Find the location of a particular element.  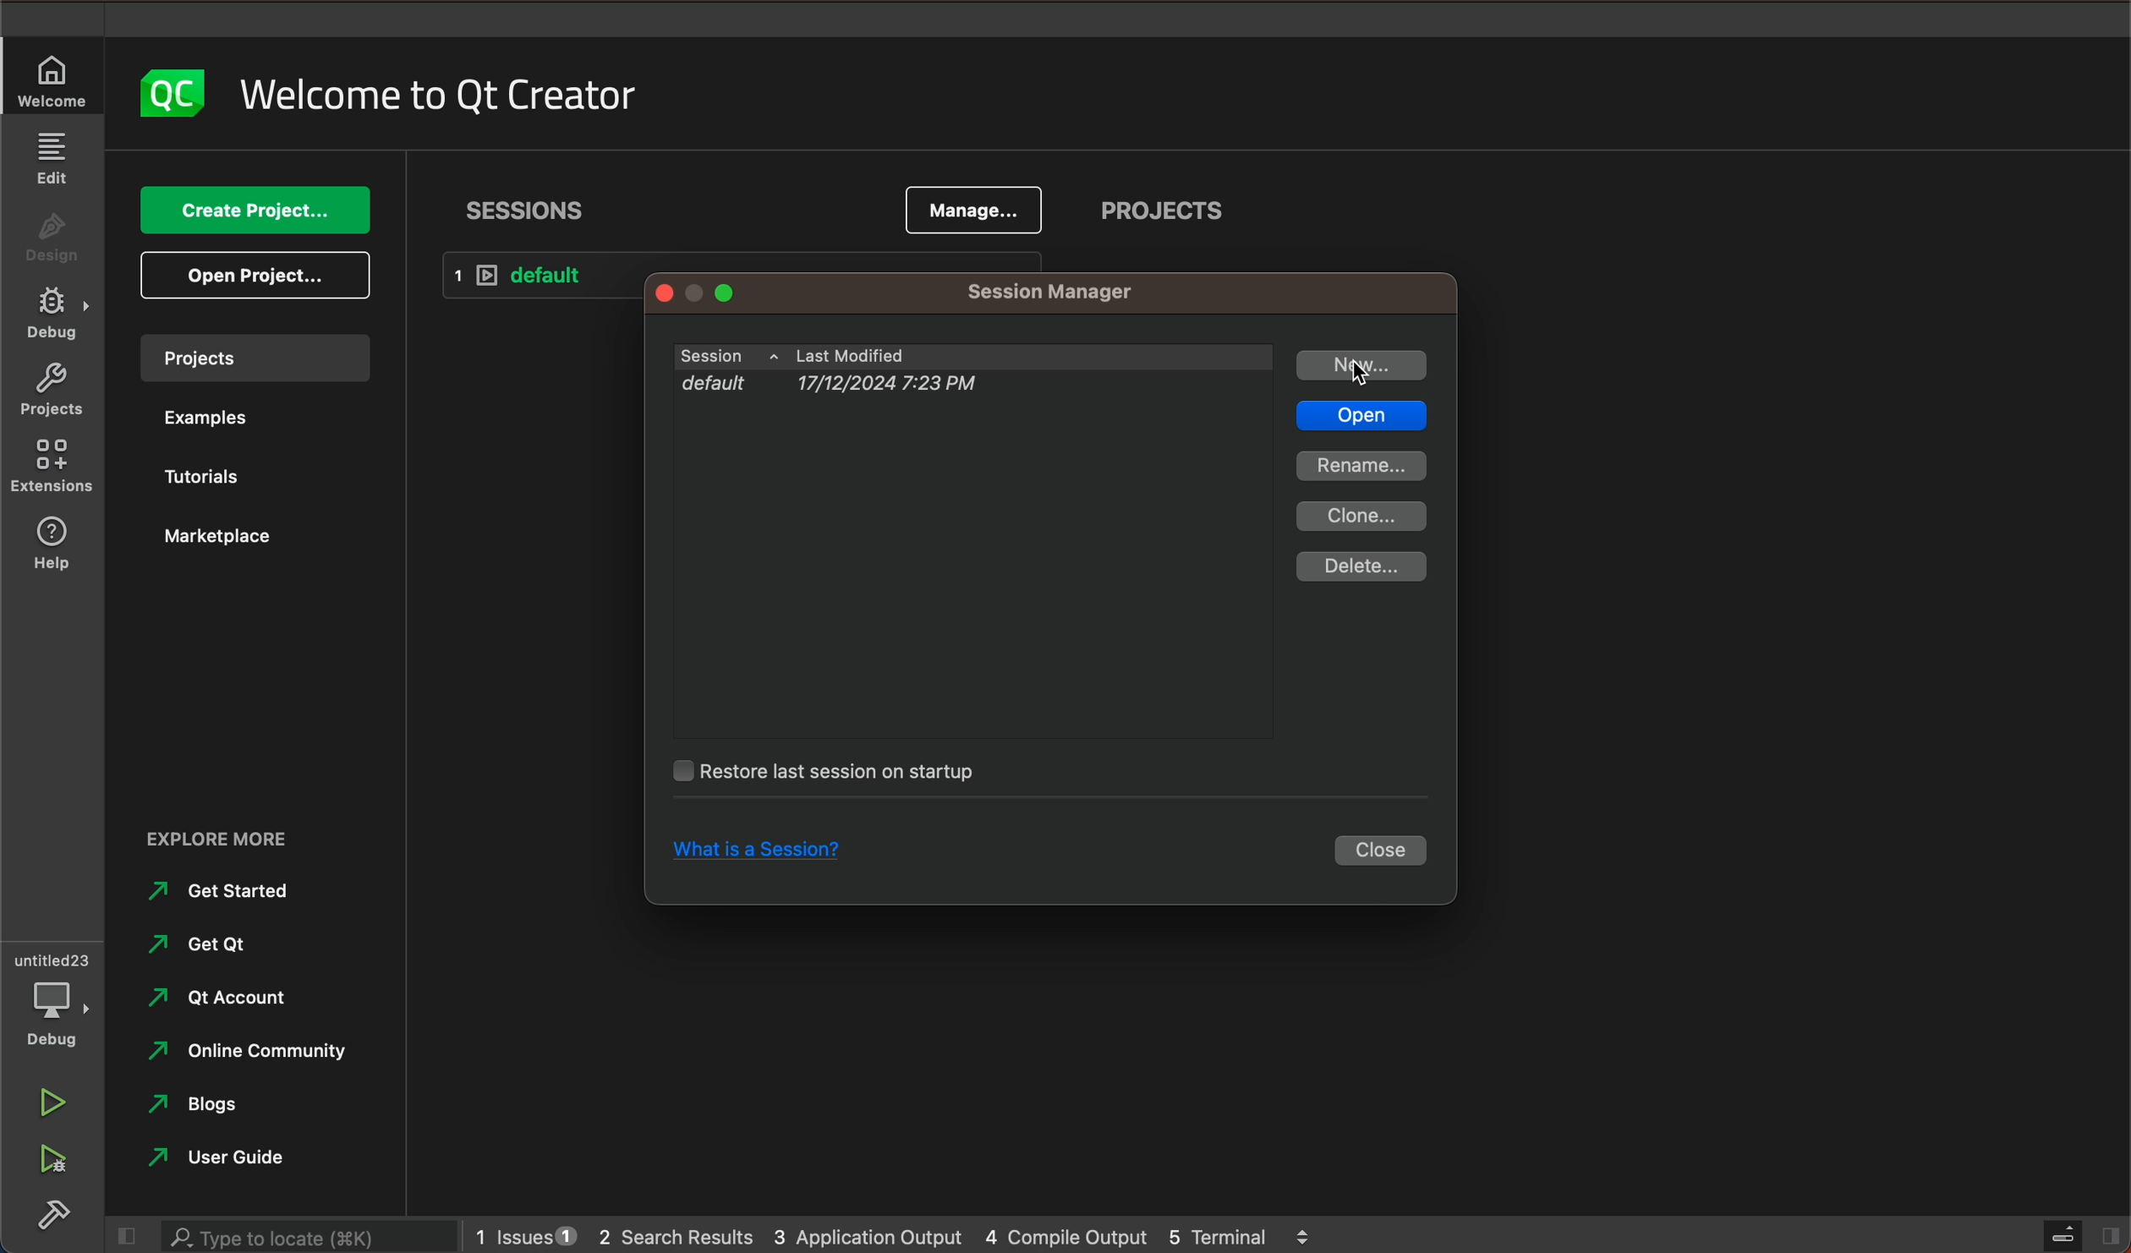

close is located at coordinates (1384, 852).